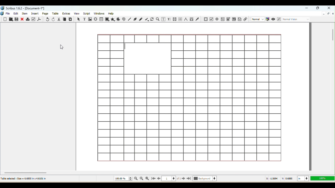 The image size is (335, 188). What do you see at coordinates (78, 19) in the screenshot?
I see `Select item` at bounding box center [78, 19].